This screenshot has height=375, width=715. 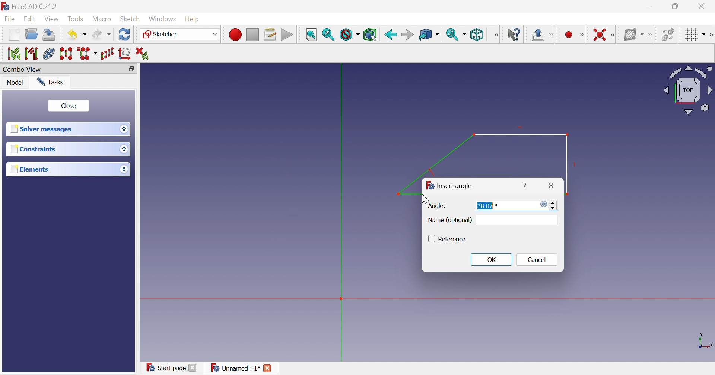 I want to click on Cancel, so click(x=540, y=261).